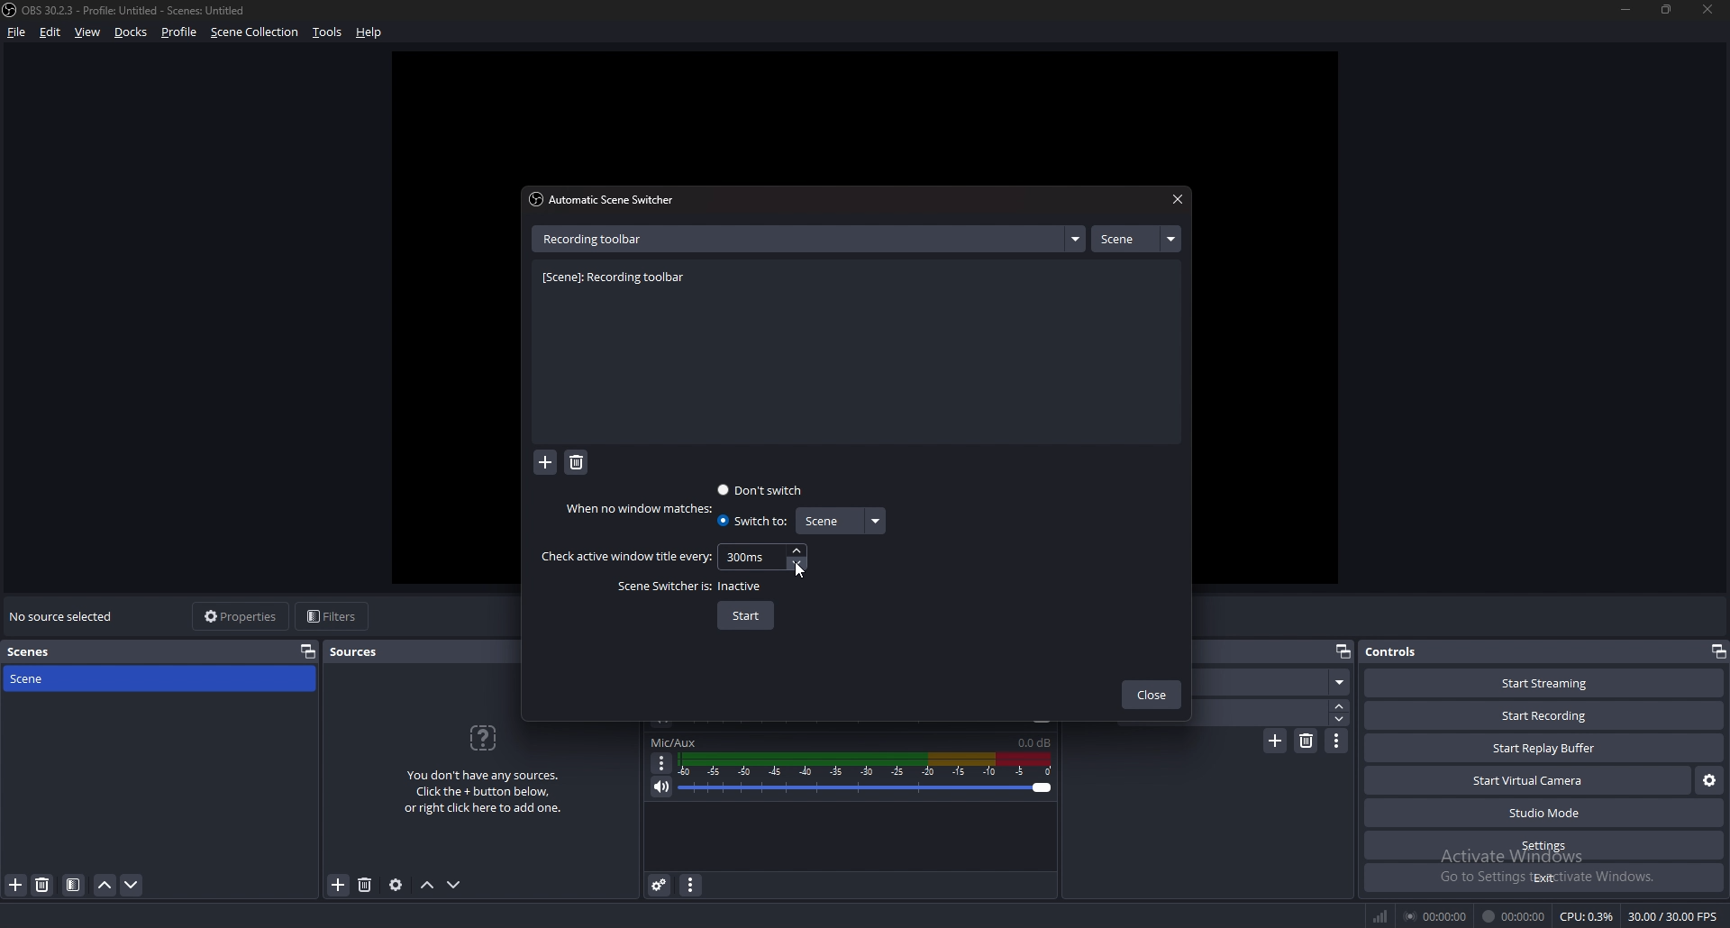  I want to click on cursor, so click(798, 569).